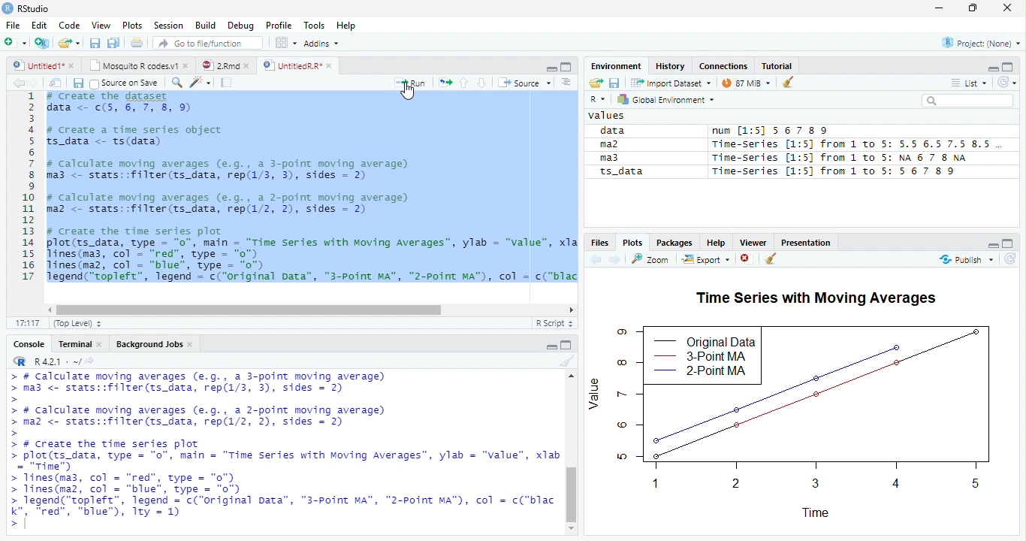 Image resolution: width=1026 pixels, height=541 pixels. Describe the element at coordinates (566, 67) in the screenshot. I see `maximize` at that location.